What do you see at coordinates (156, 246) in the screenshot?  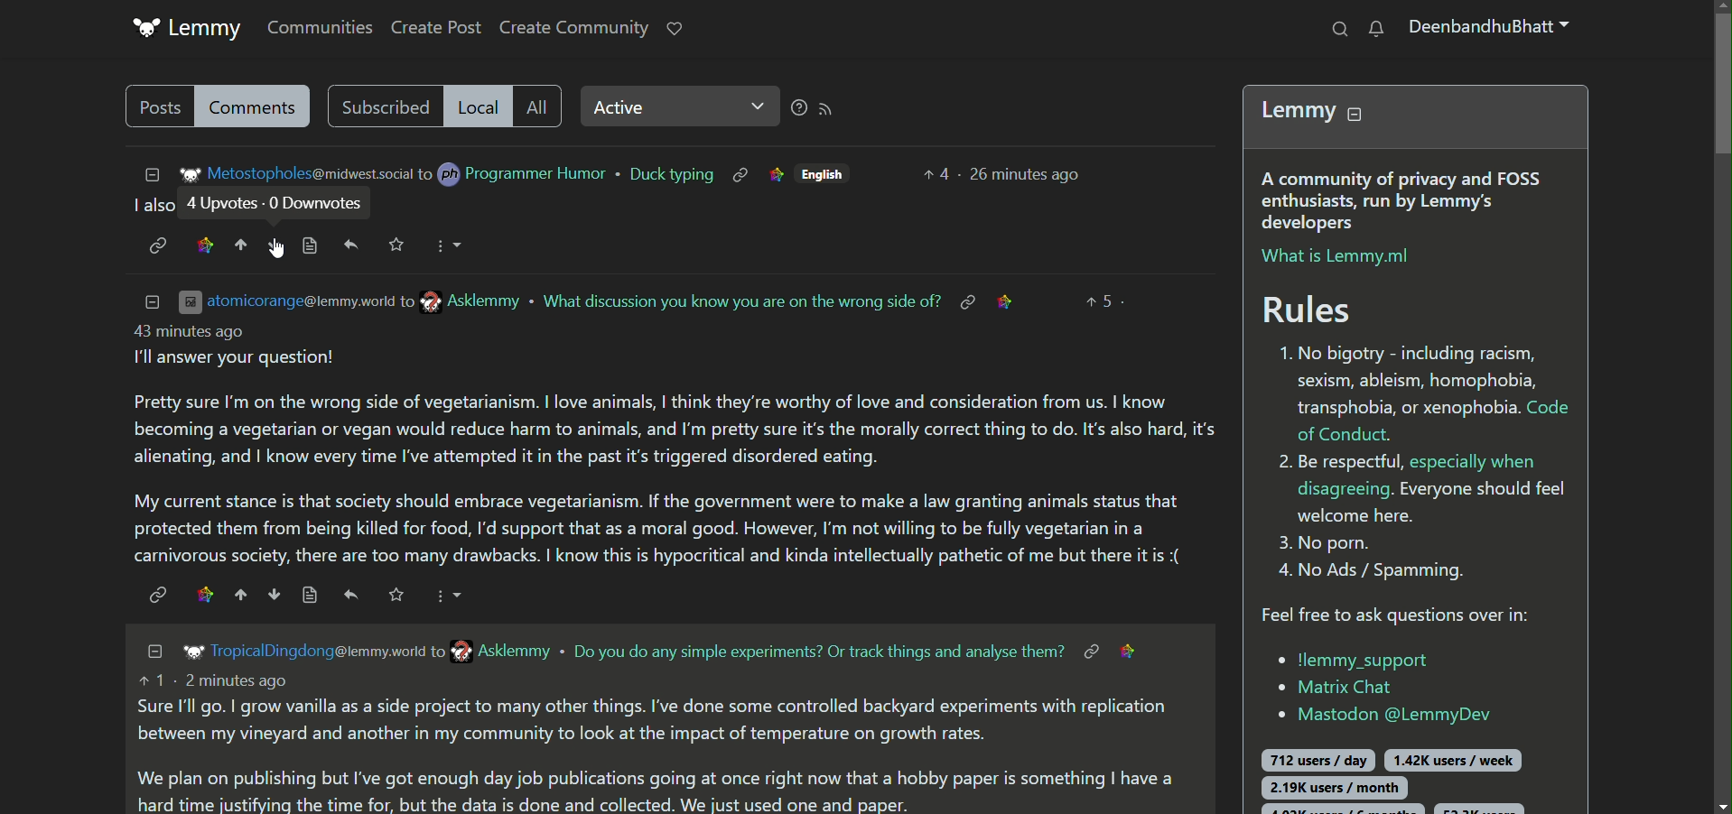 I see `hyperlink` at bounding box center [156, 246].